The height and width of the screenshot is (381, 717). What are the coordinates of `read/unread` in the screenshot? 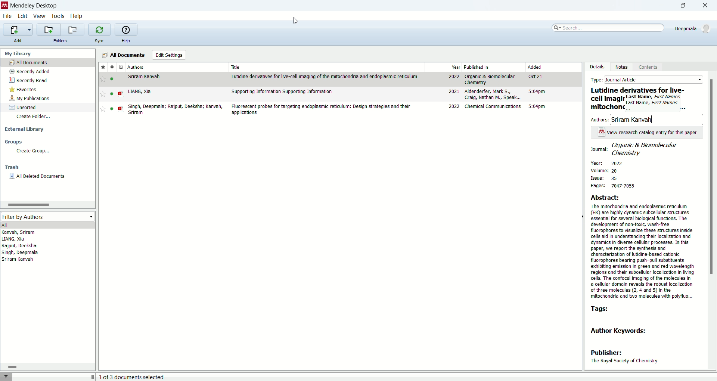 It's located at (110, 109).